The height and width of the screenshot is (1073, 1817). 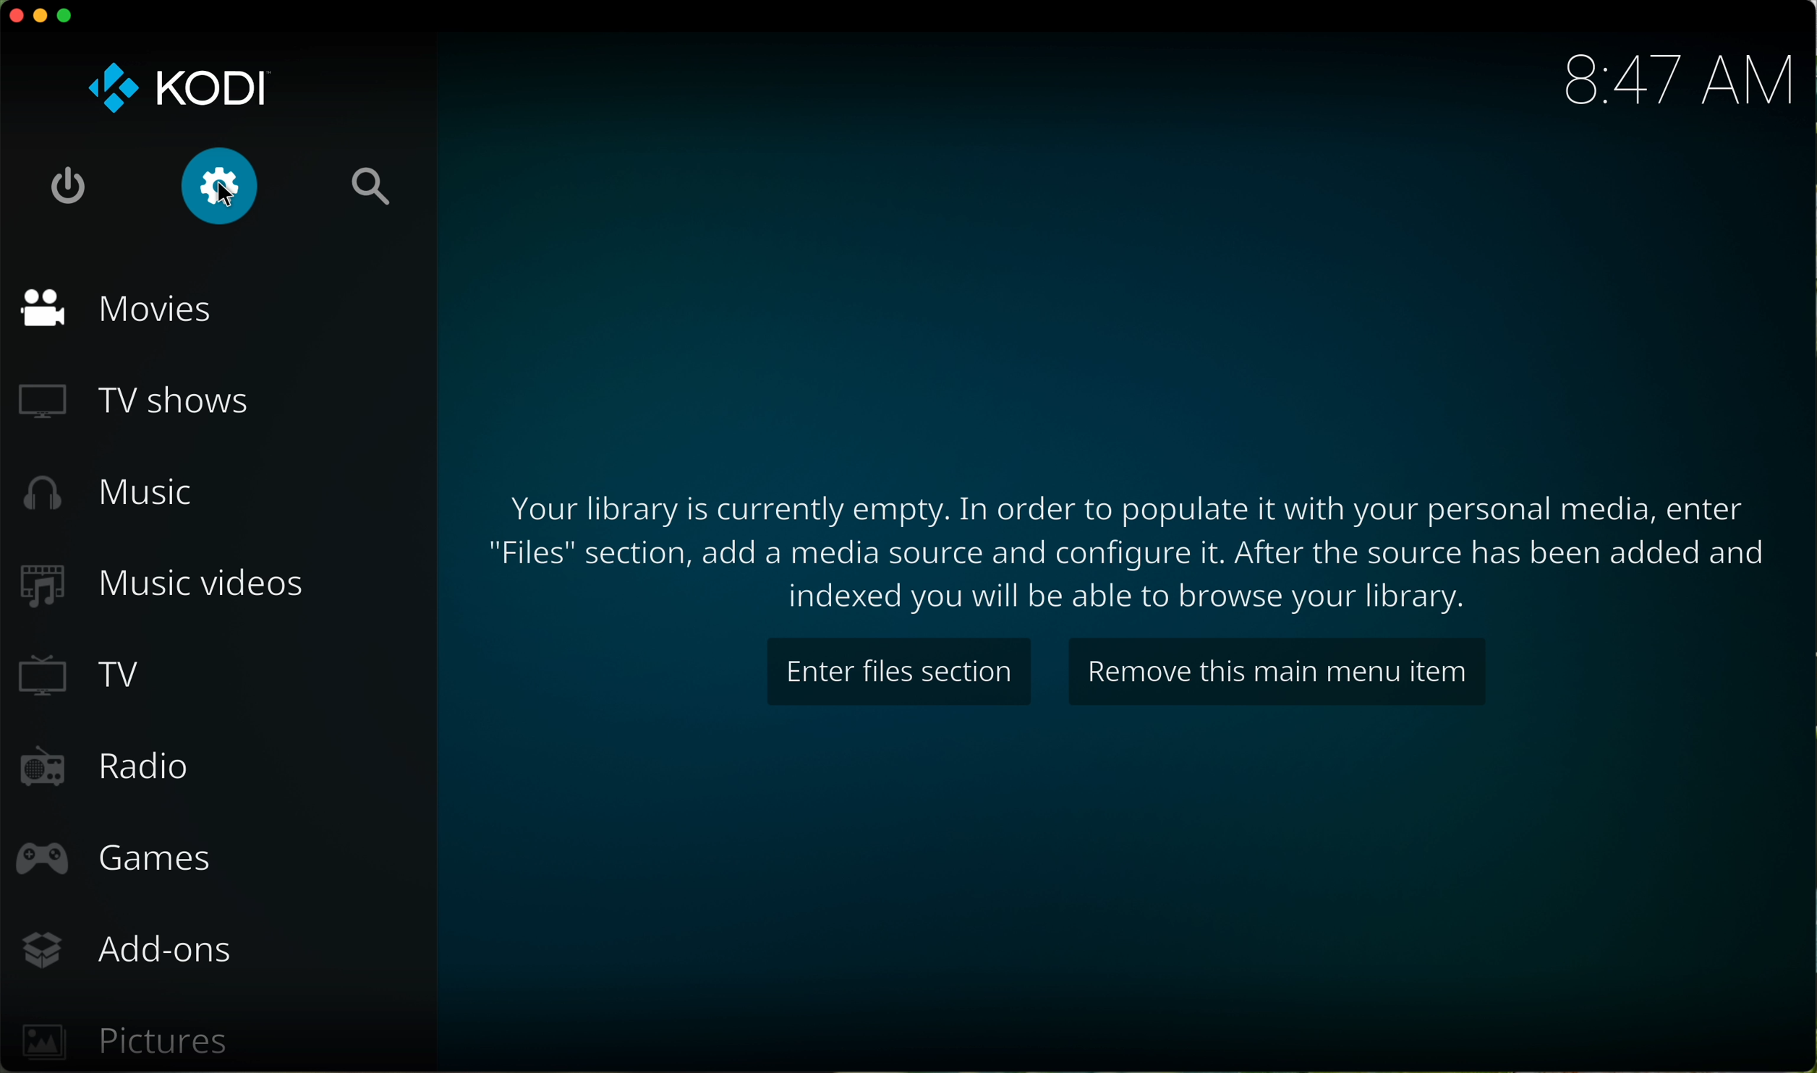 I want to click on remove this main menu item, so click(x=1279, y=670).